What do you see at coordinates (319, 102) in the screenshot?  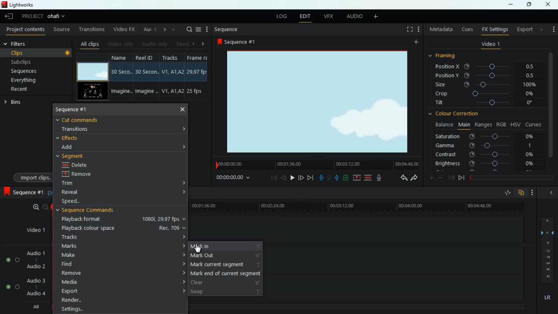 I see `screen` at bounding box center [319, 102].